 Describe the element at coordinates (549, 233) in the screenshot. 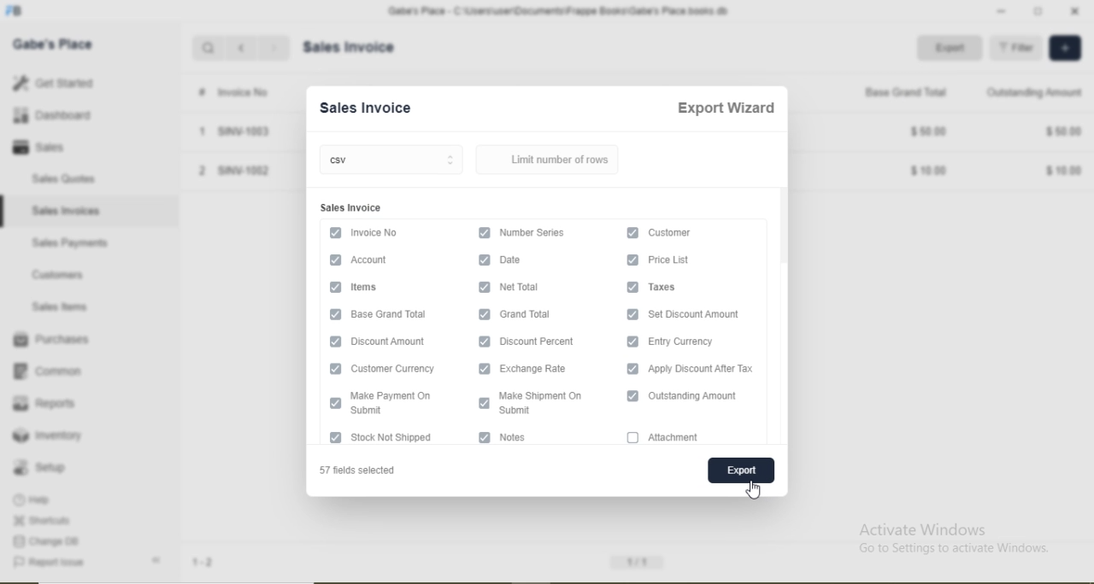

I see `Number Series` at that location.